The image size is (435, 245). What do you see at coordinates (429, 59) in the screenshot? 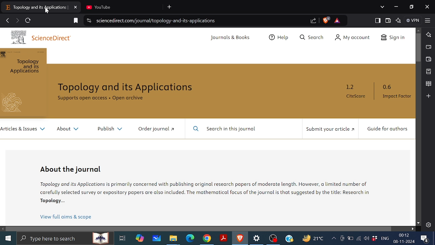
I see `Wallet` at bounding box center [429, 59].